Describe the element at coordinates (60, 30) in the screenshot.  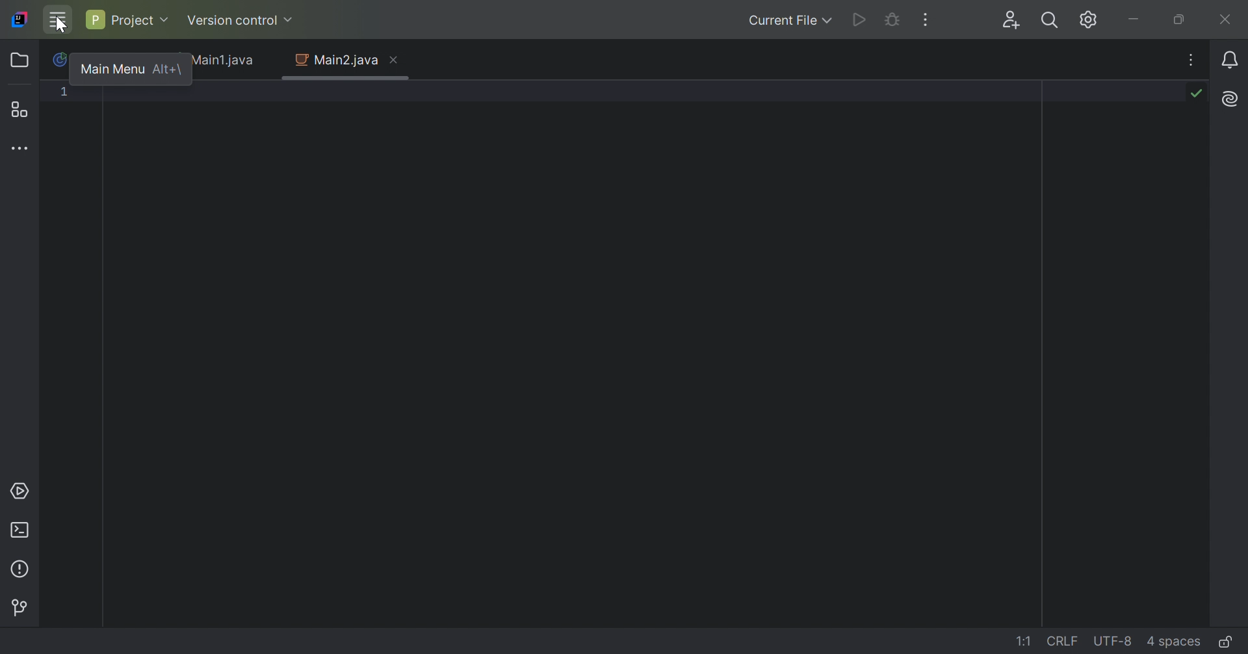
I see `cursor` at that location.